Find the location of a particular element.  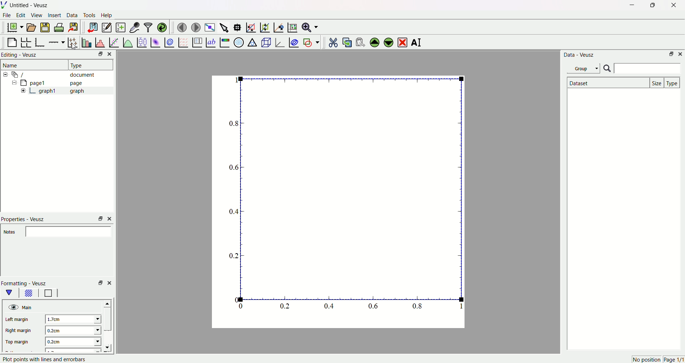

create new datasets is located at coordinates (120, 27).